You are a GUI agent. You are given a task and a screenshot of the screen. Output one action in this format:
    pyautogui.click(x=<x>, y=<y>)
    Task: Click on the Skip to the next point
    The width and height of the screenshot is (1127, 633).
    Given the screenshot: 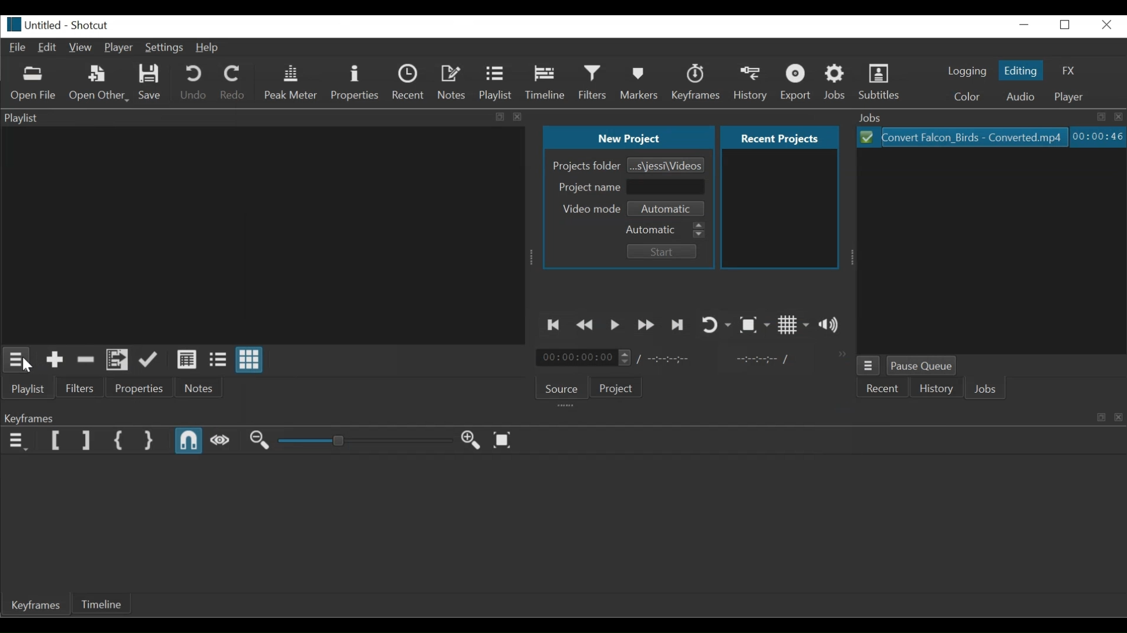 What is the action you would take?
    pyautogui.click(x=678, y=325)
    